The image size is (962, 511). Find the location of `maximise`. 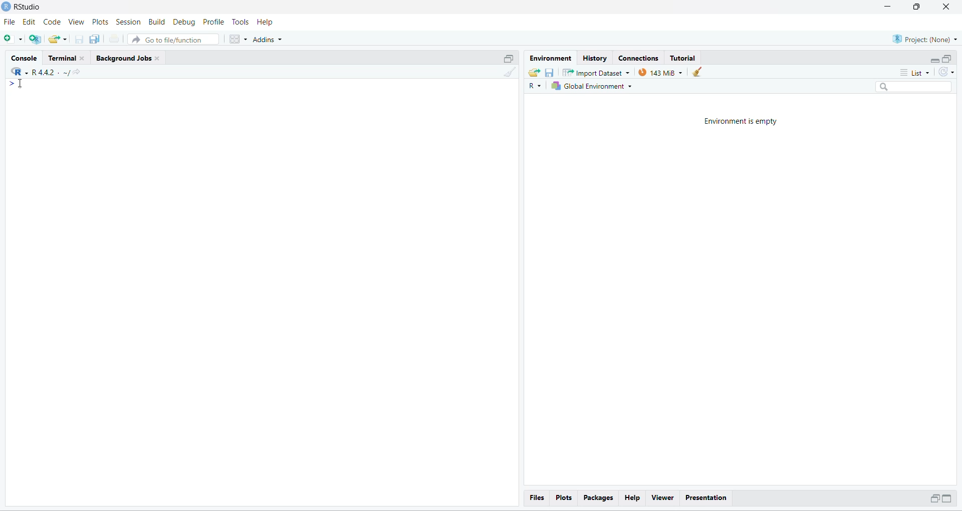

maximise is located at coordinates (917, 7).